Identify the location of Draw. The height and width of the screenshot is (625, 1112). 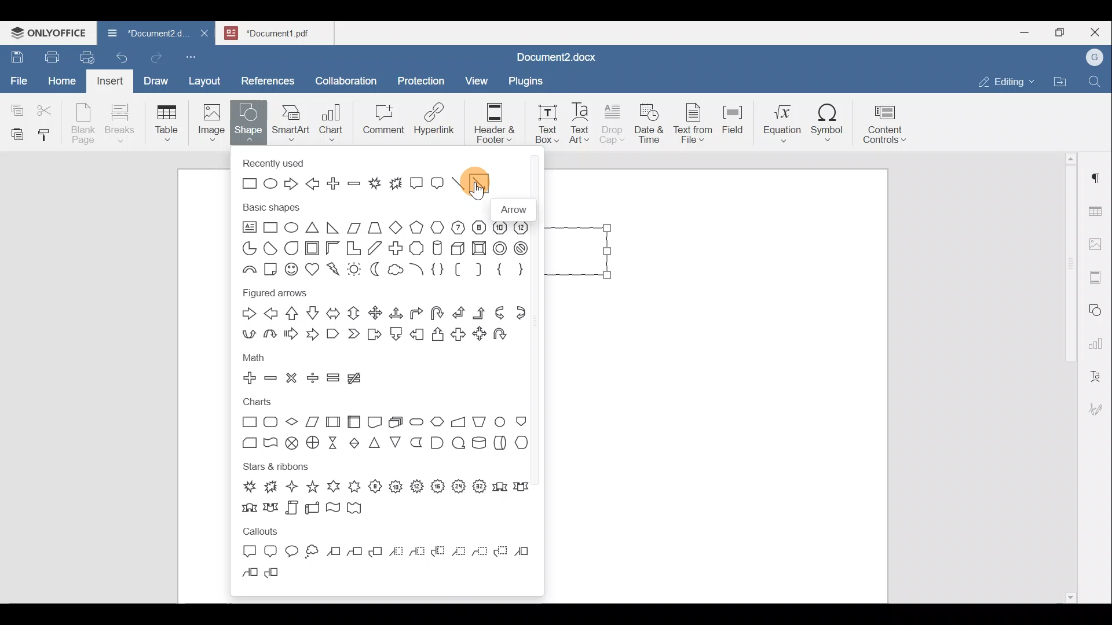
(154, 78).